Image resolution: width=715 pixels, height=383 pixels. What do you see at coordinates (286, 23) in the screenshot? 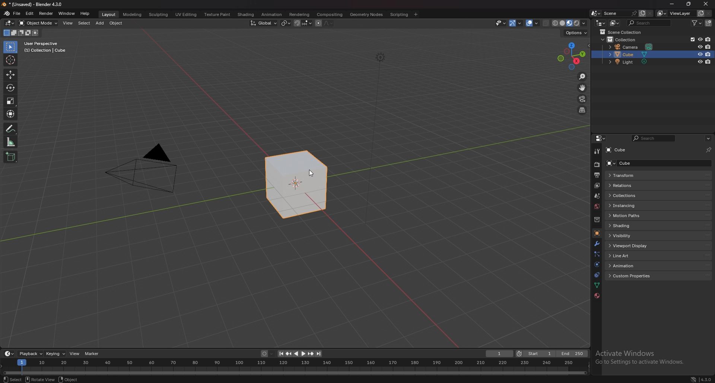
I see `median point` at bounding box center [286, 23].